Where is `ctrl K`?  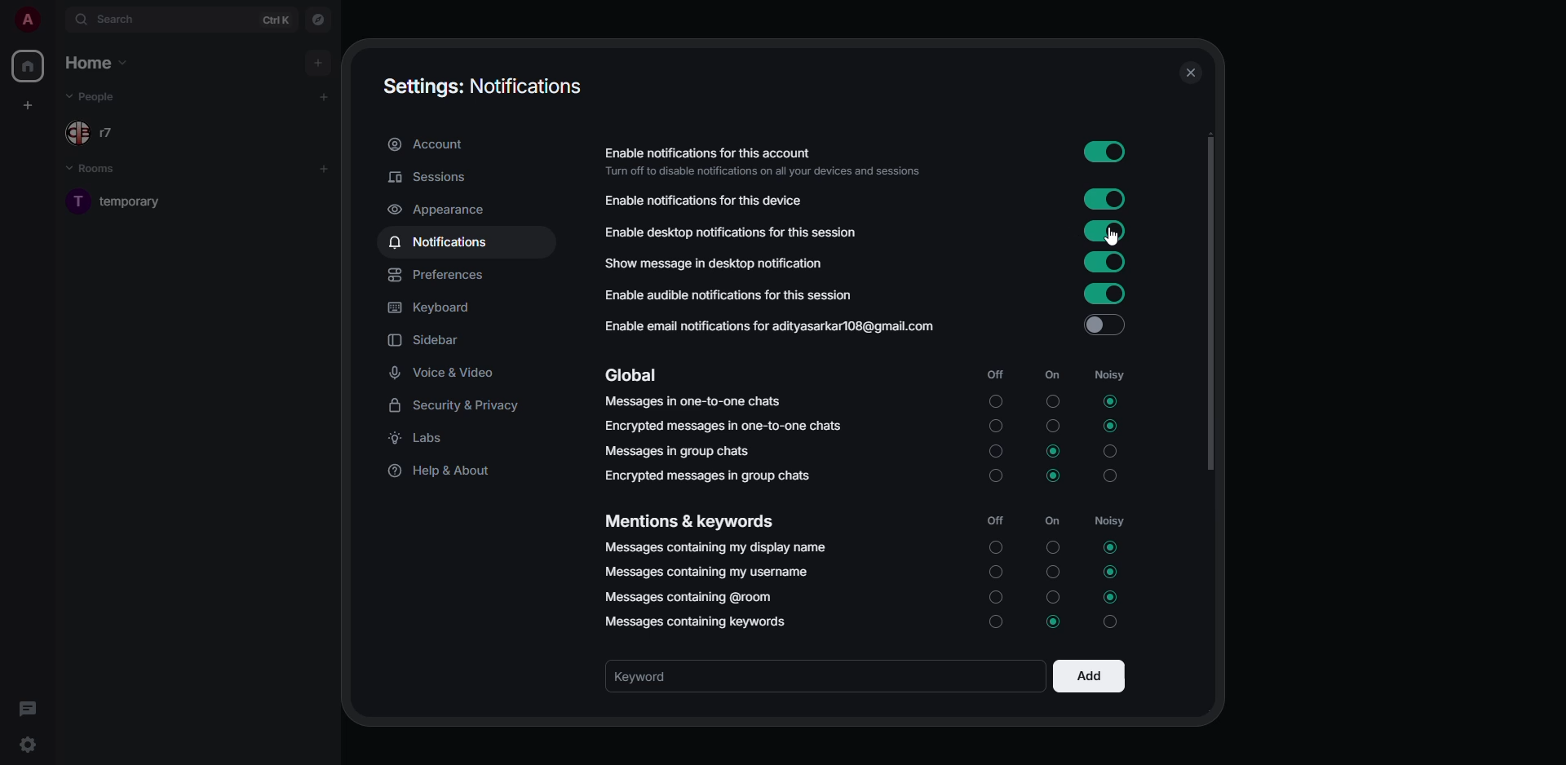 ctrl K is located at coordinates (276, 20).